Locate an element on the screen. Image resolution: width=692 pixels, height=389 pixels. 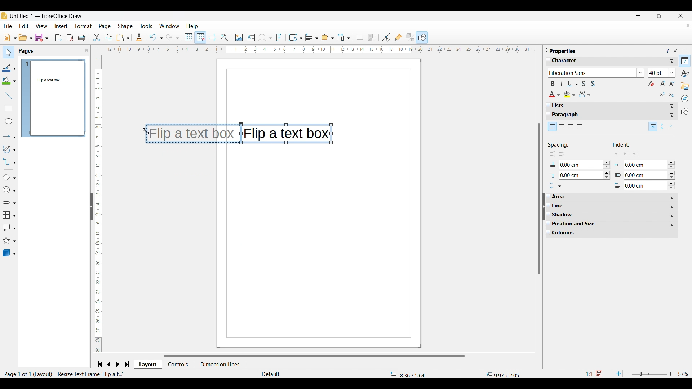
Horizontal ruler is located at coordinates (314, 50).